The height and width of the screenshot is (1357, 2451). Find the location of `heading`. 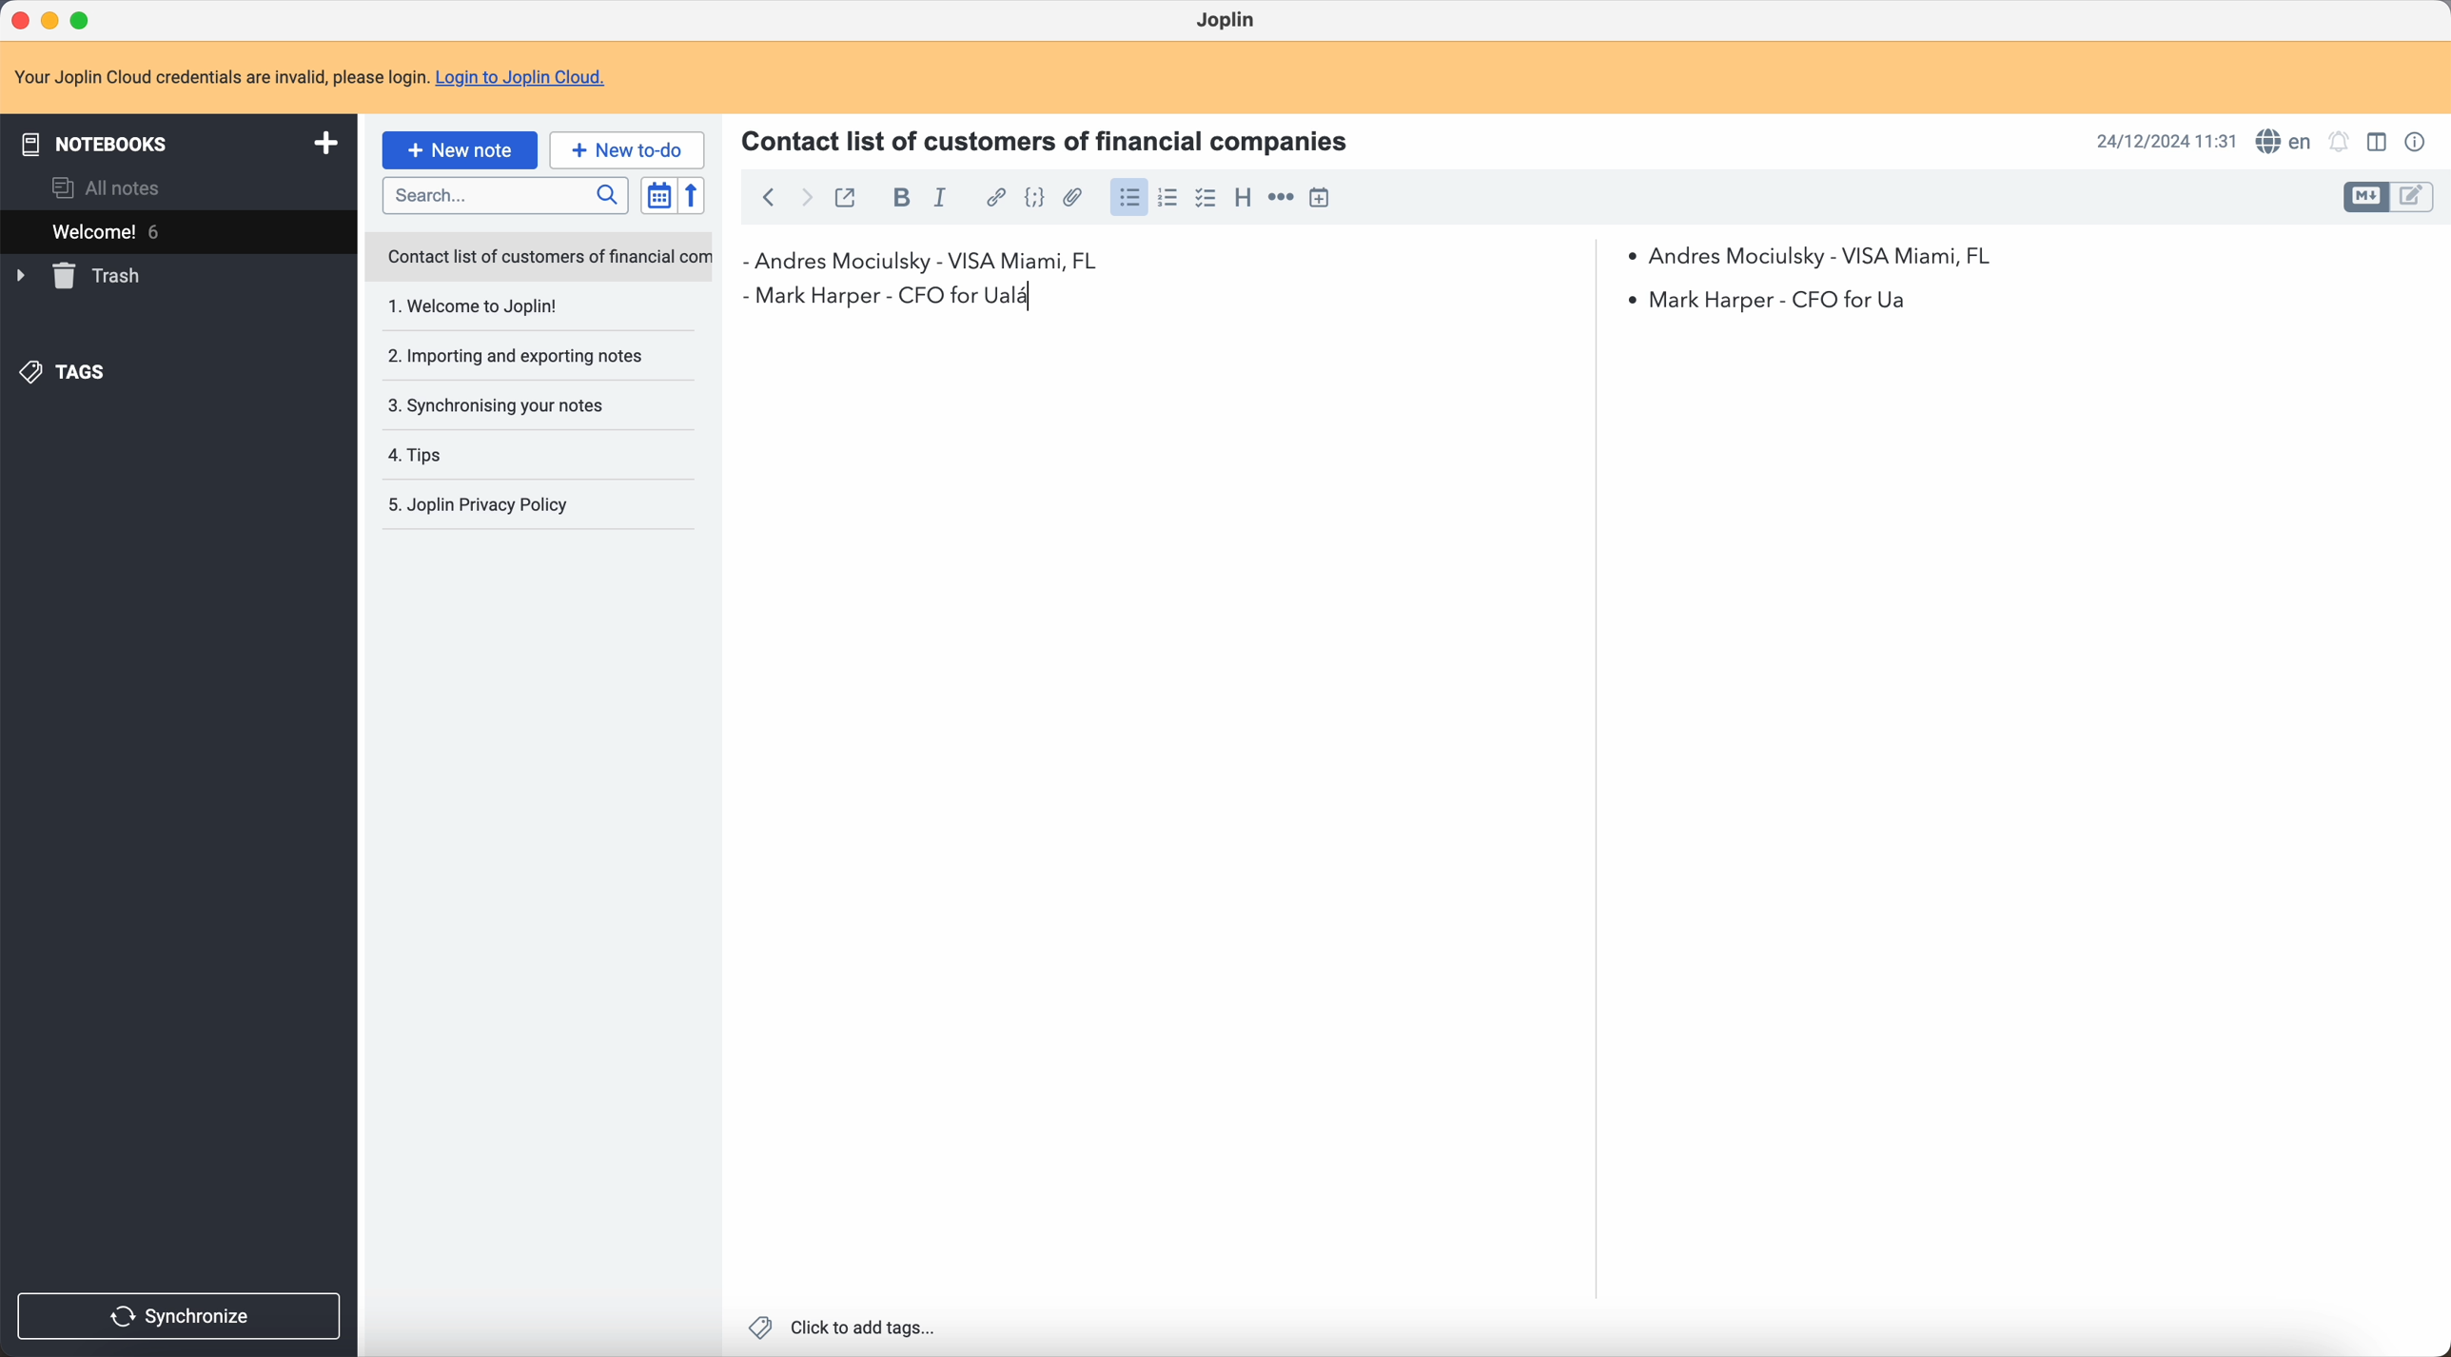

heading is located at coordinates (1243, 199).